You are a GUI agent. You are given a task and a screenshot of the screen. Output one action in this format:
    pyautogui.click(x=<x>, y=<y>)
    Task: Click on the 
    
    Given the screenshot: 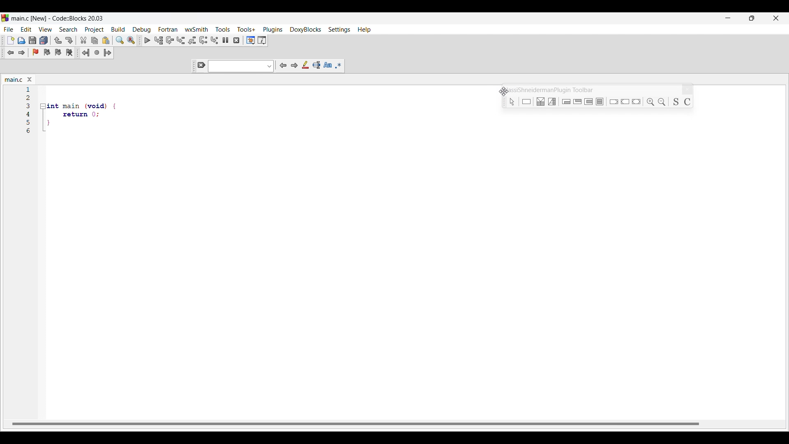 What is the action you would take?
    pyautogui.click(x=676, y=102)
    